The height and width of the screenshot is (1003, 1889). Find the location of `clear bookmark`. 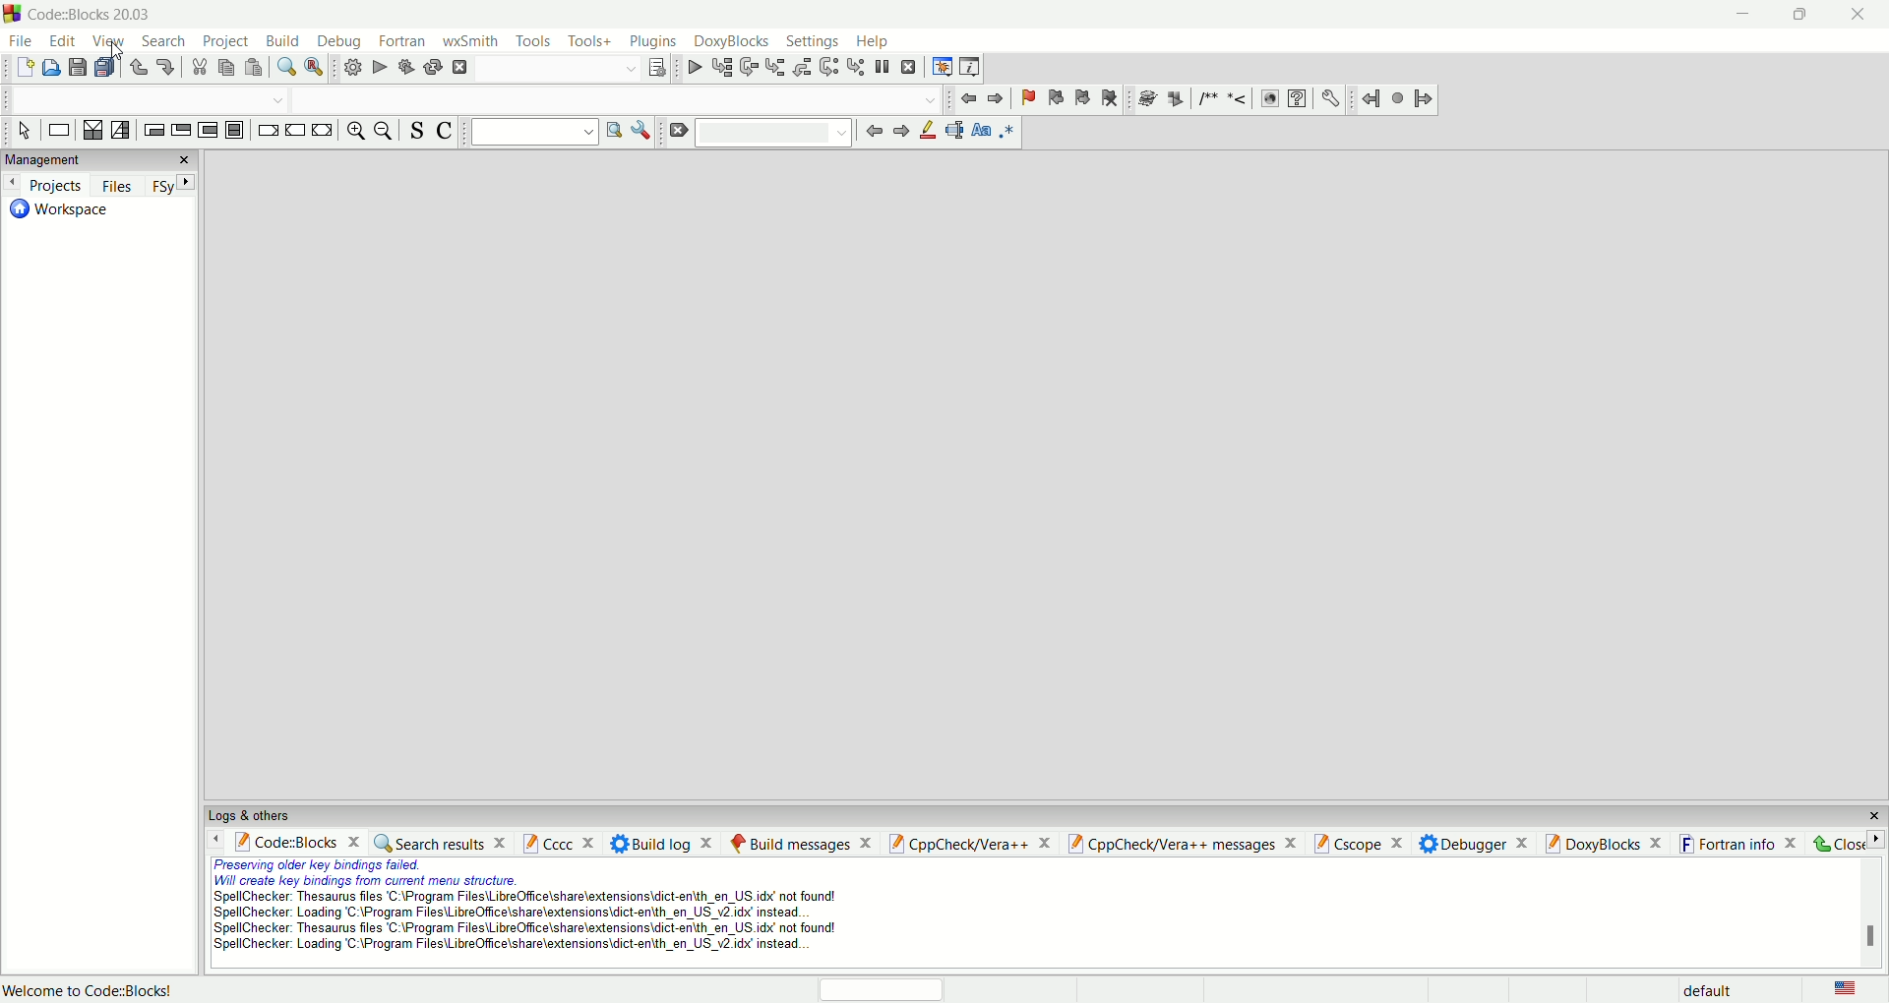

clear bookmark is located at coordinates (1108, 98).